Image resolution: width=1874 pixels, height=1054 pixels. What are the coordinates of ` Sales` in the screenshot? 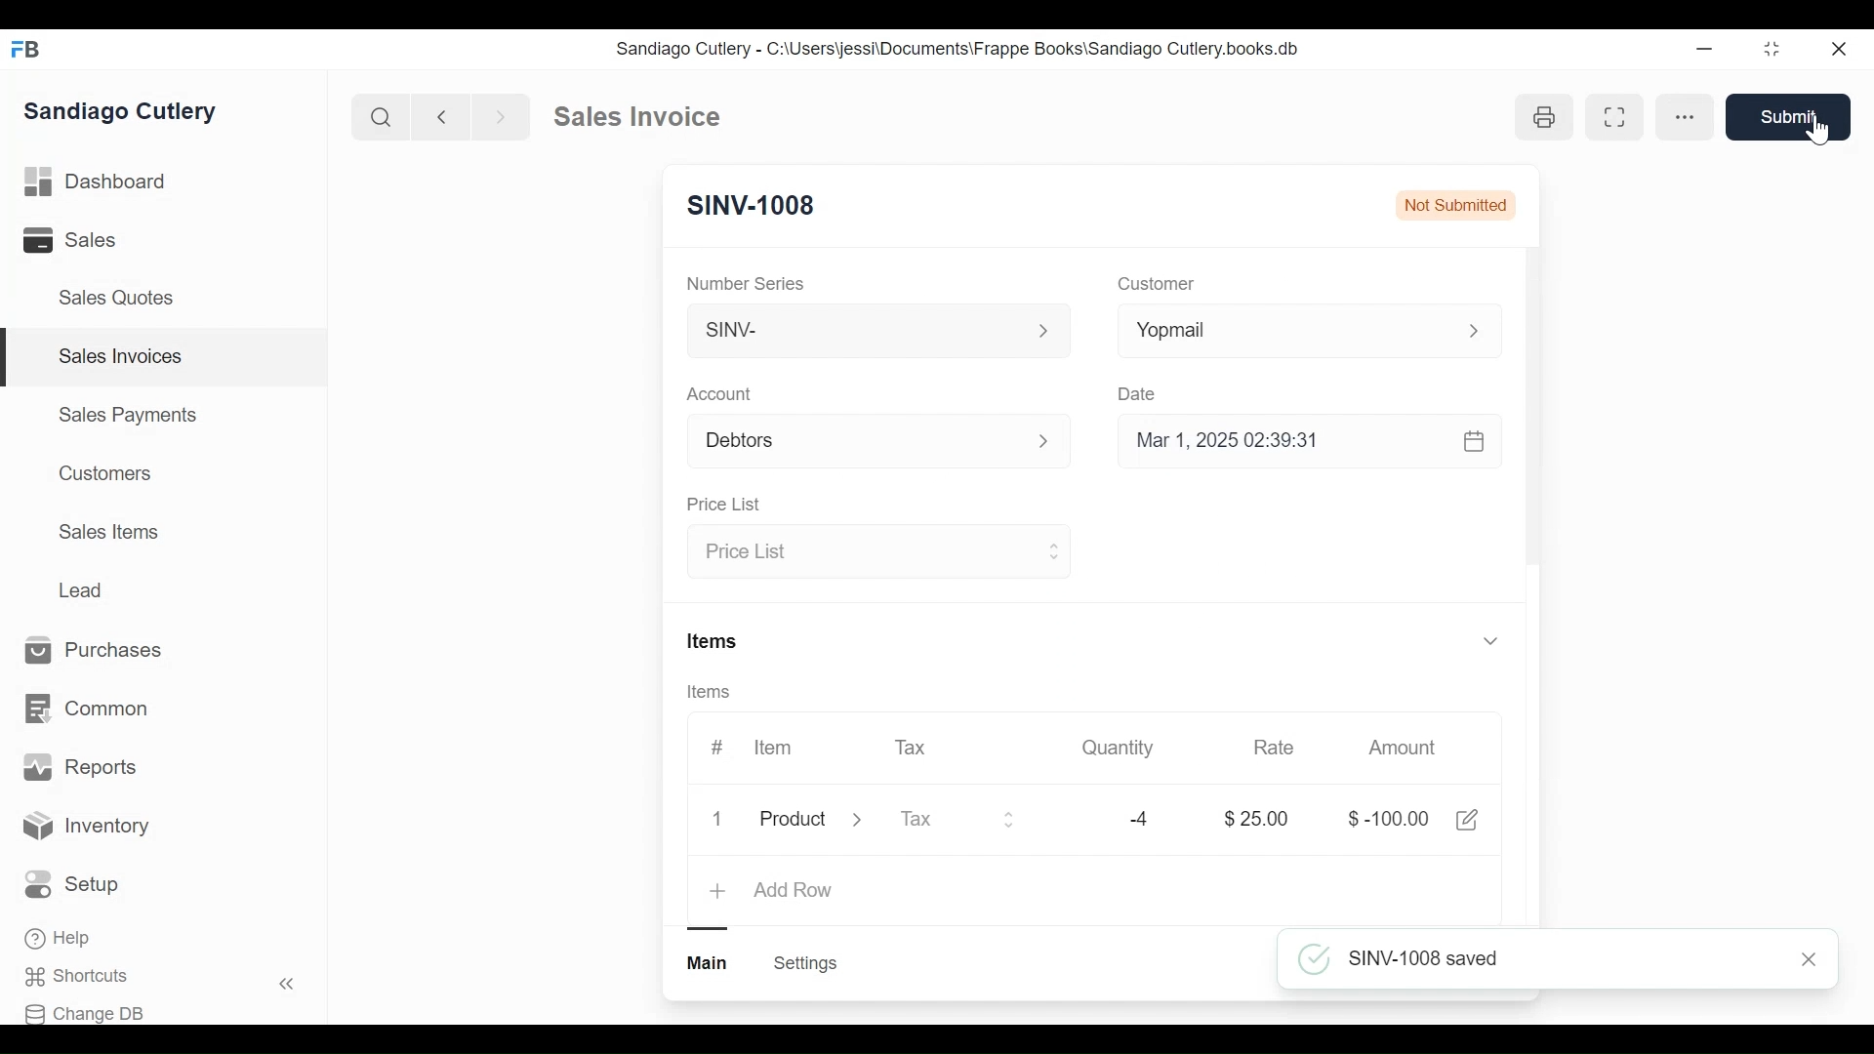 It's located at (66, 239).